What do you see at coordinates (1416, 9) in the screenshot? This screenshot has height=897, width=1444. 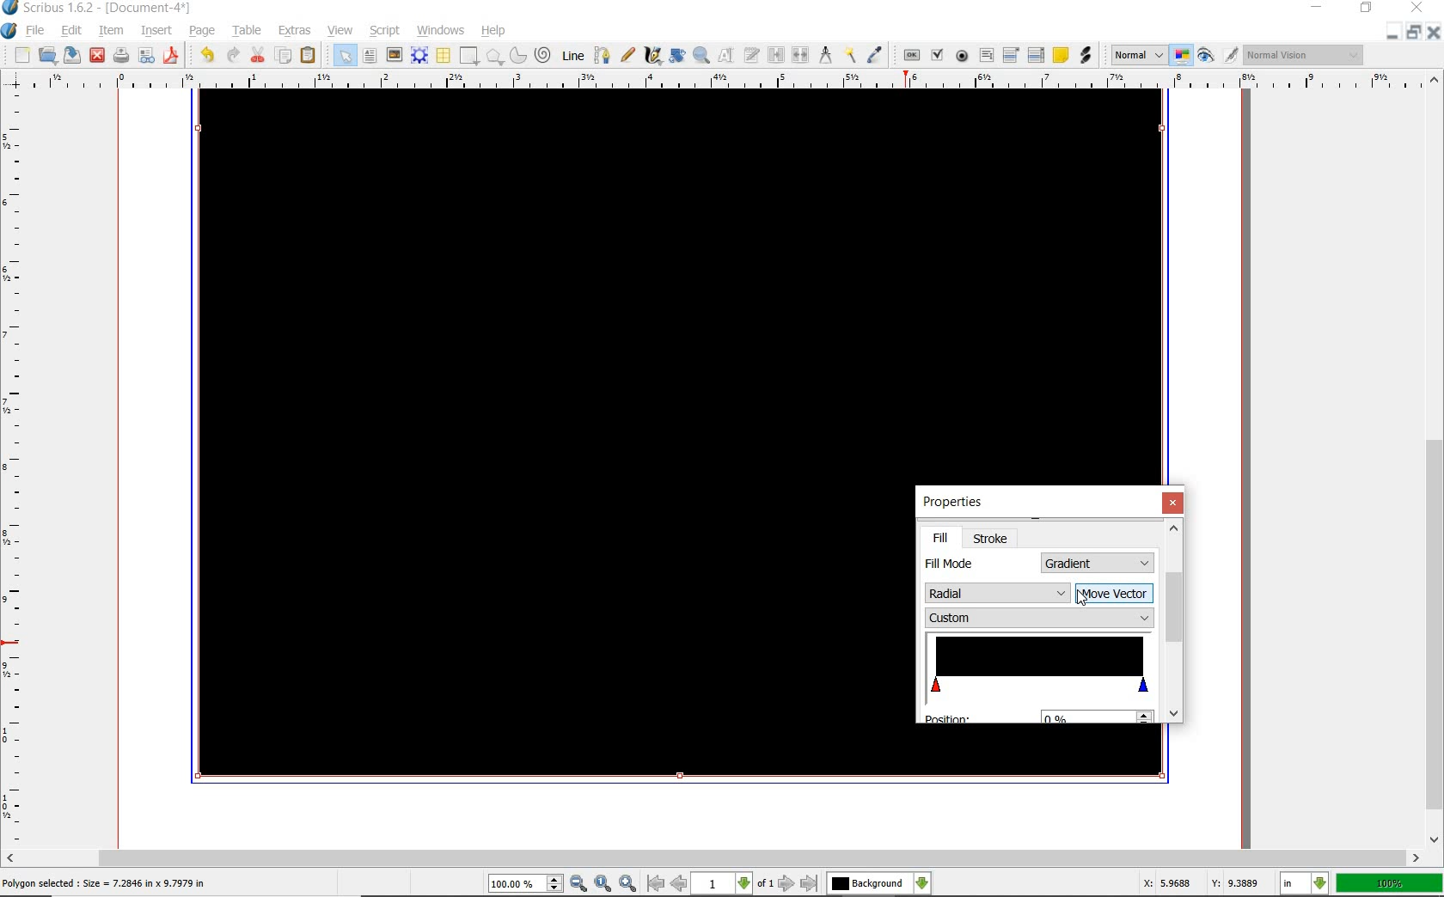 I see `close` at bounding box center [1416, 9].